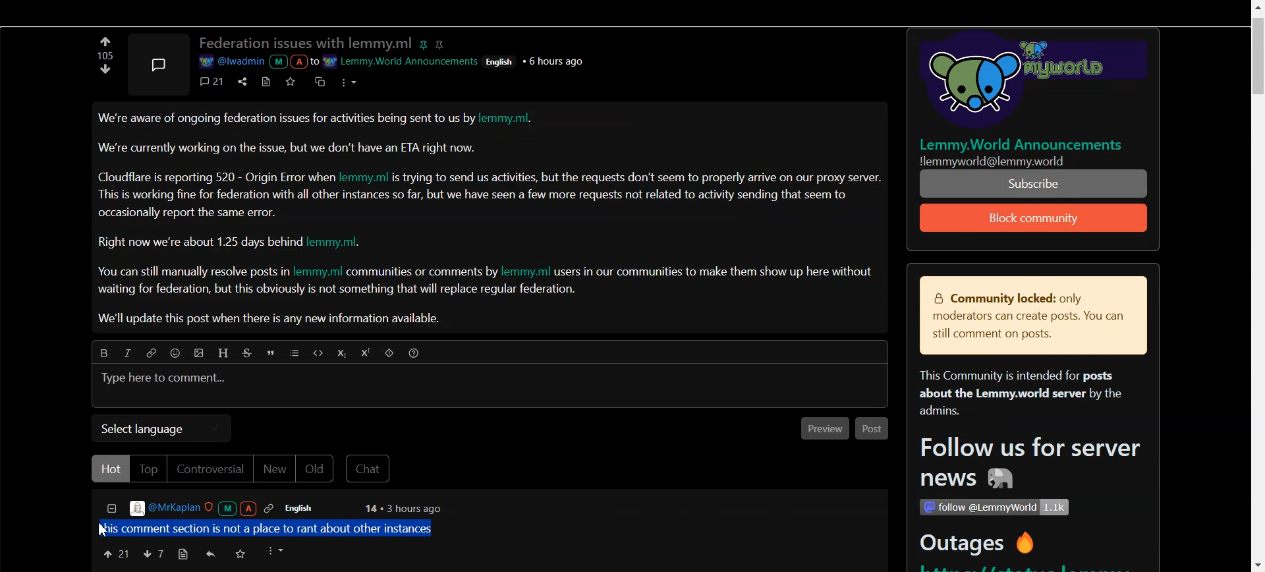  Describe the element at coordinates (713, 272) in the screenshot. I see `| users in our communities to make them show up here withou` at that location.